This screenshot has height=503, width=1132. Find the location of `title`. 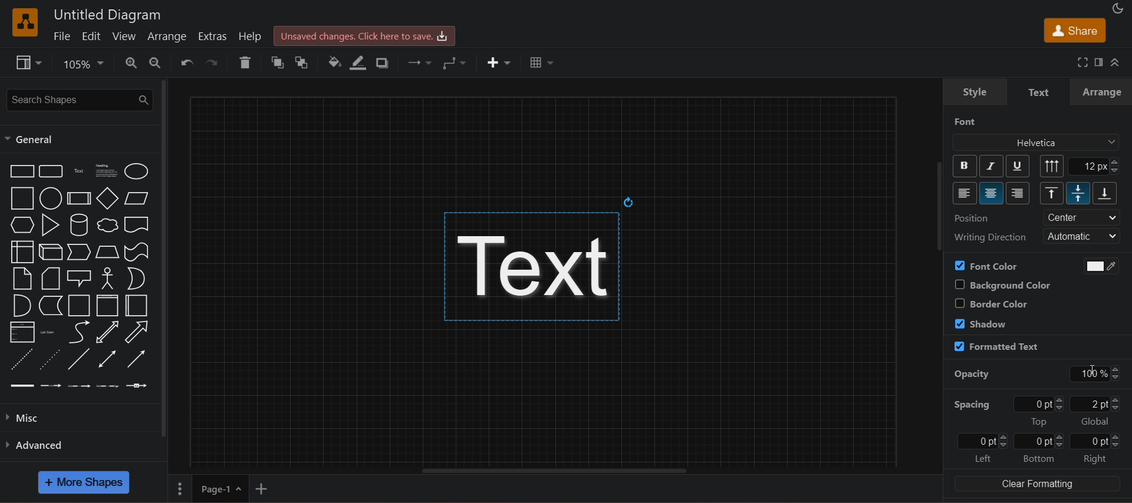

title is located at coordinates (108, 15).